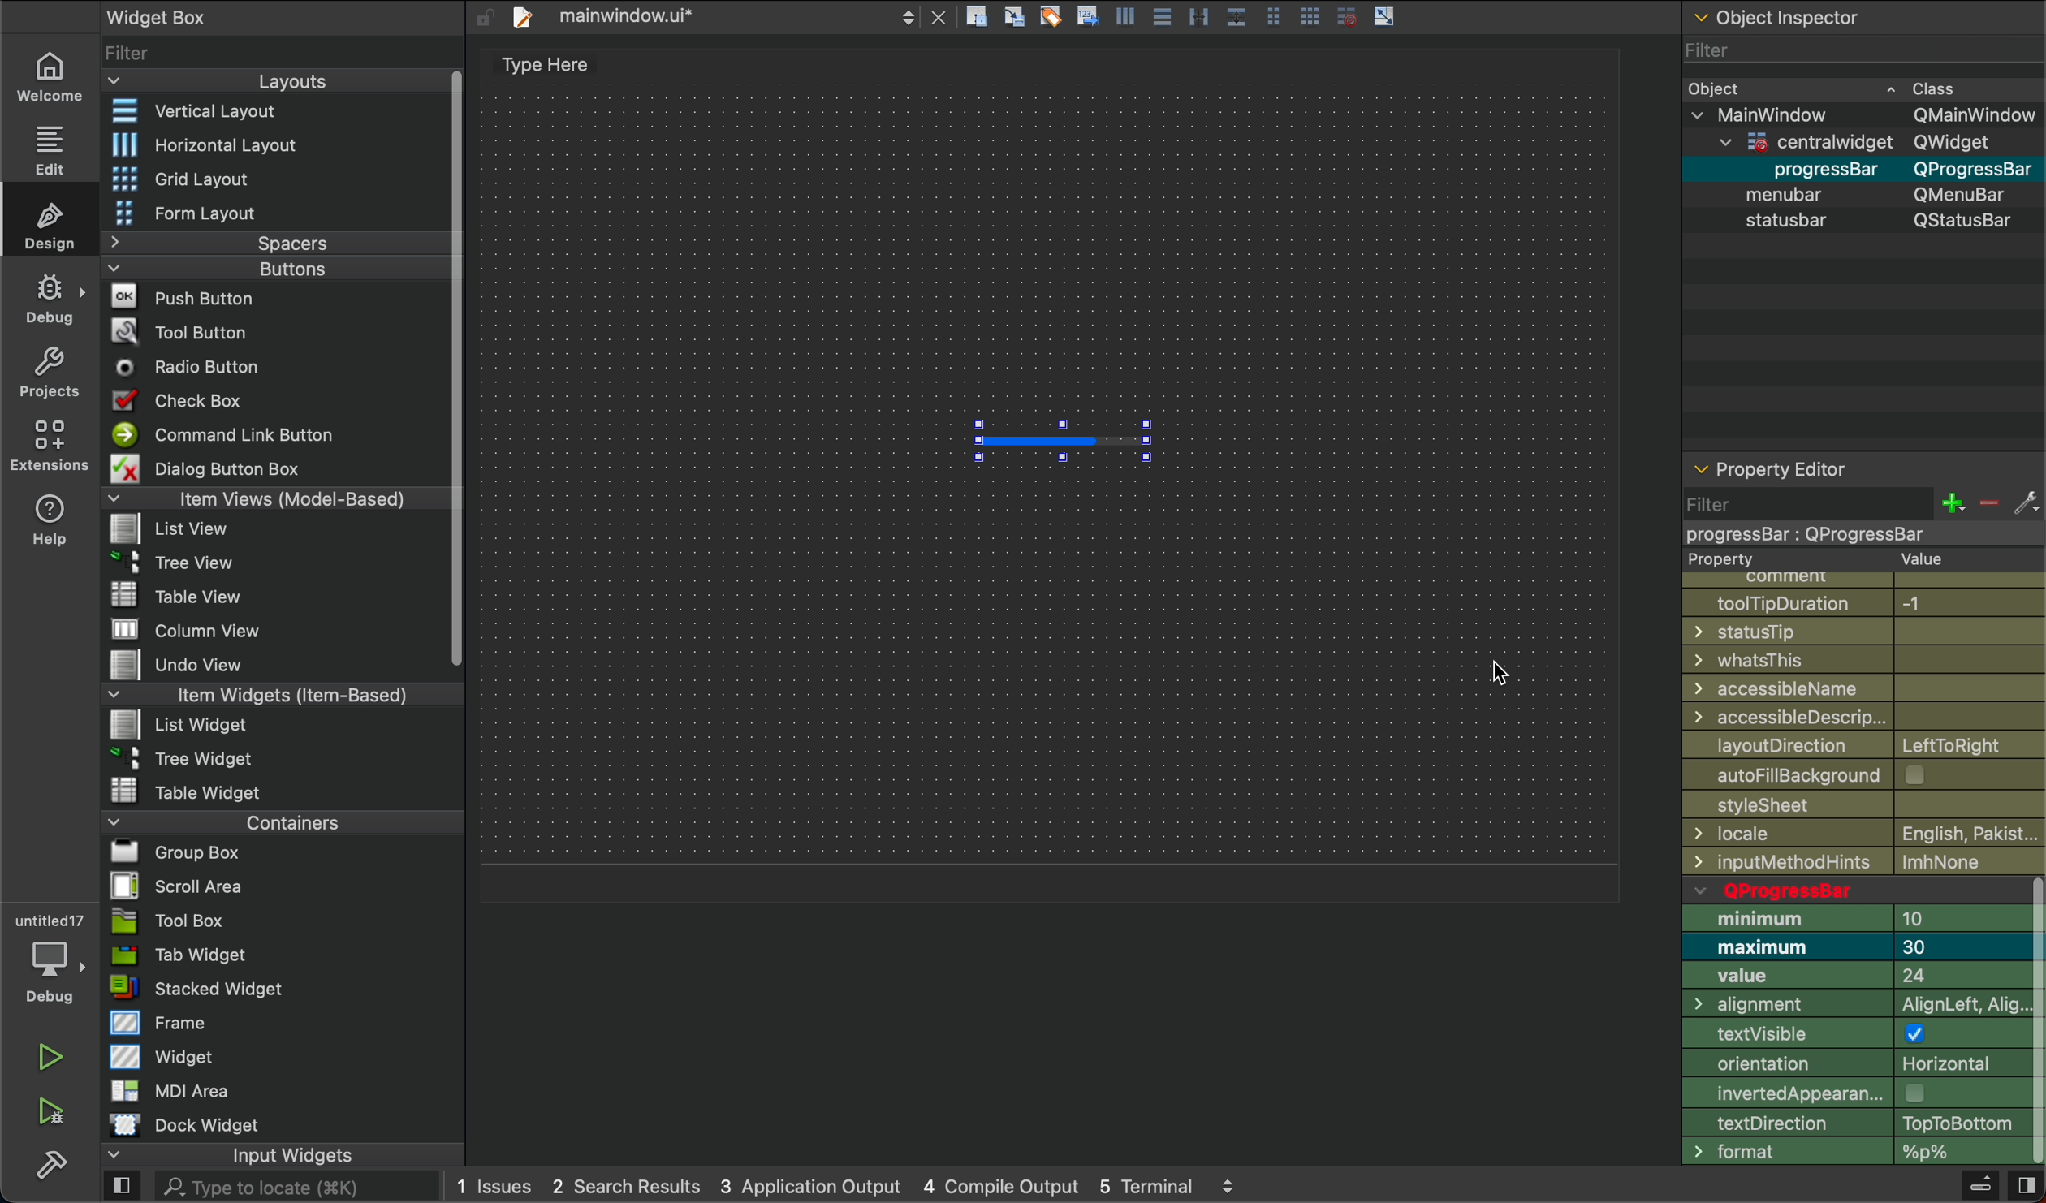 This screenshot has height=1203, width=2046. What do you see at coordinates (269, 113) in the screenshot?
I see `vertical layout` at bounding box center [269, 113].